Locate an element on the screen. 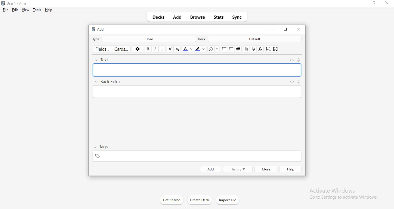 The height and width of the screenshot is (209, 394). view is located at coordinates (26, 10).